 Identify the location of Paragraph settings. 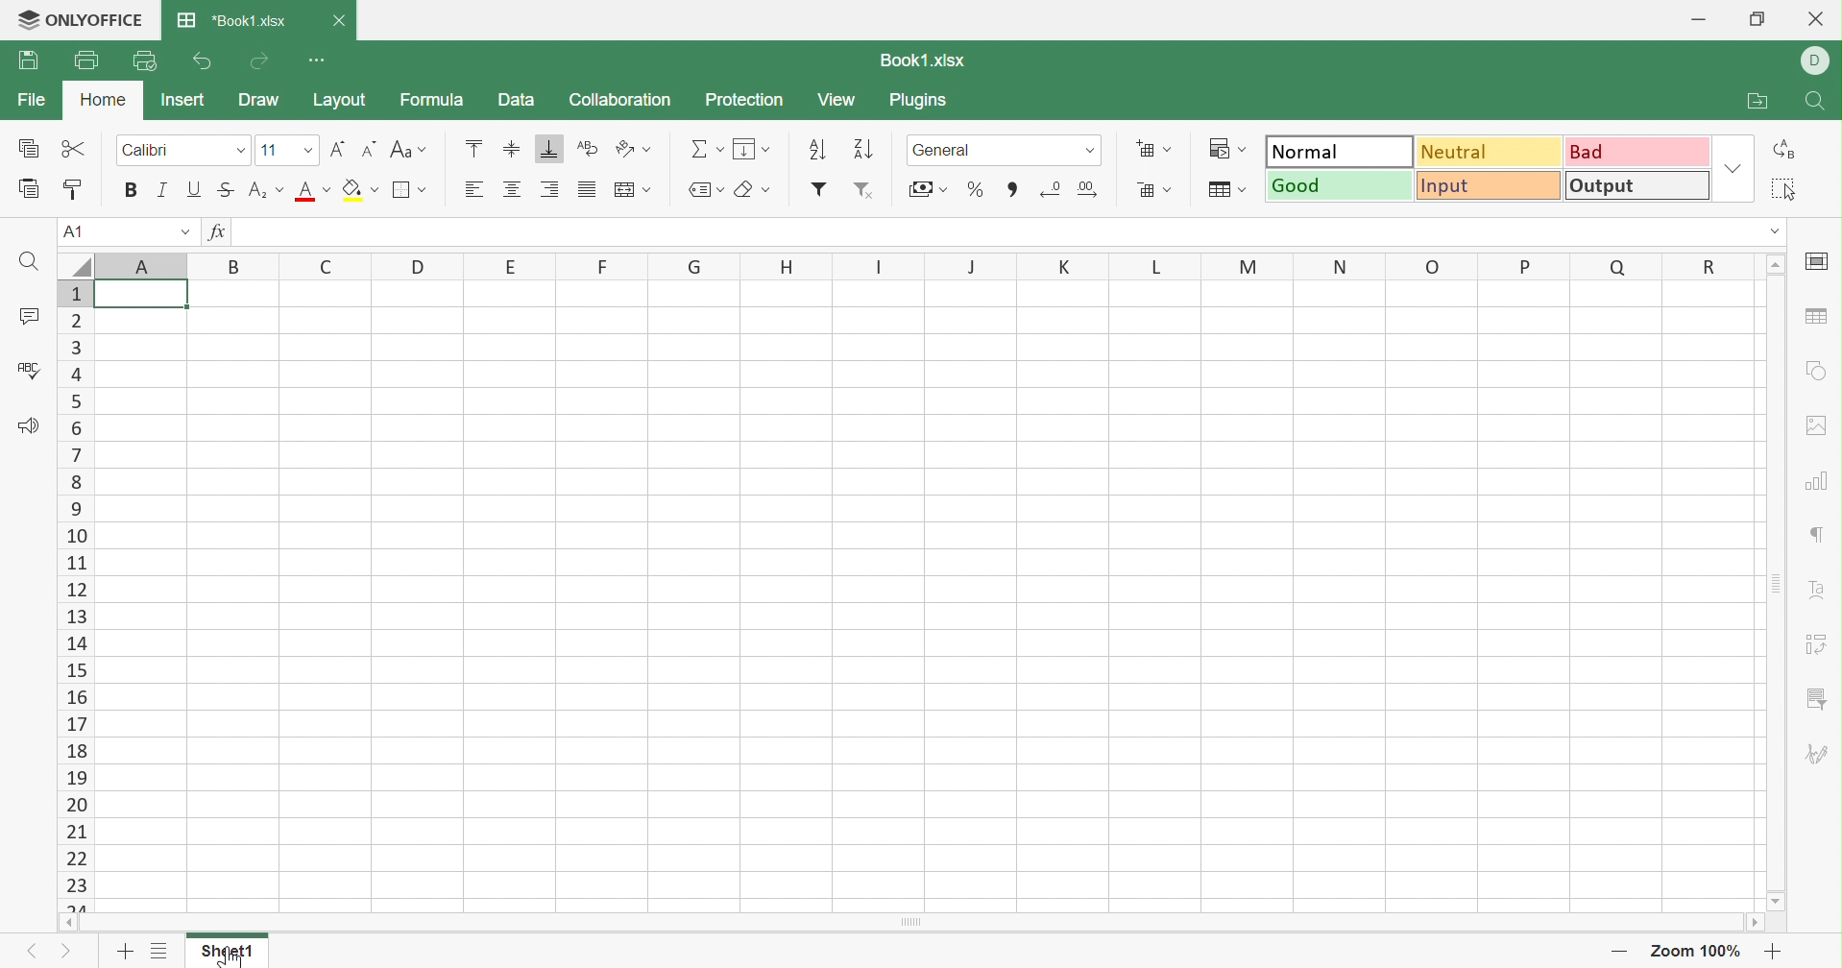
(1816, 532).